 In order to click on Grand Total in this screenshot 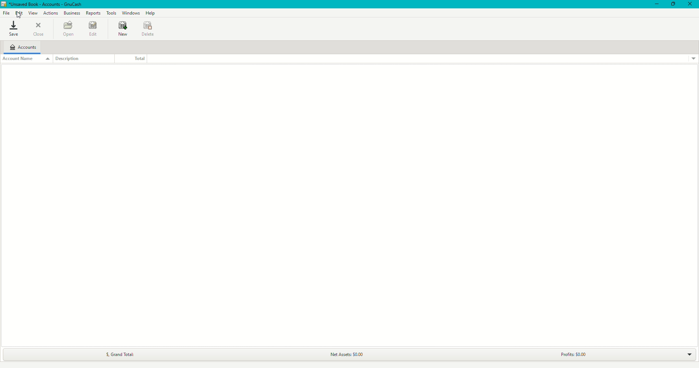, I will do `click(117, 355)`.